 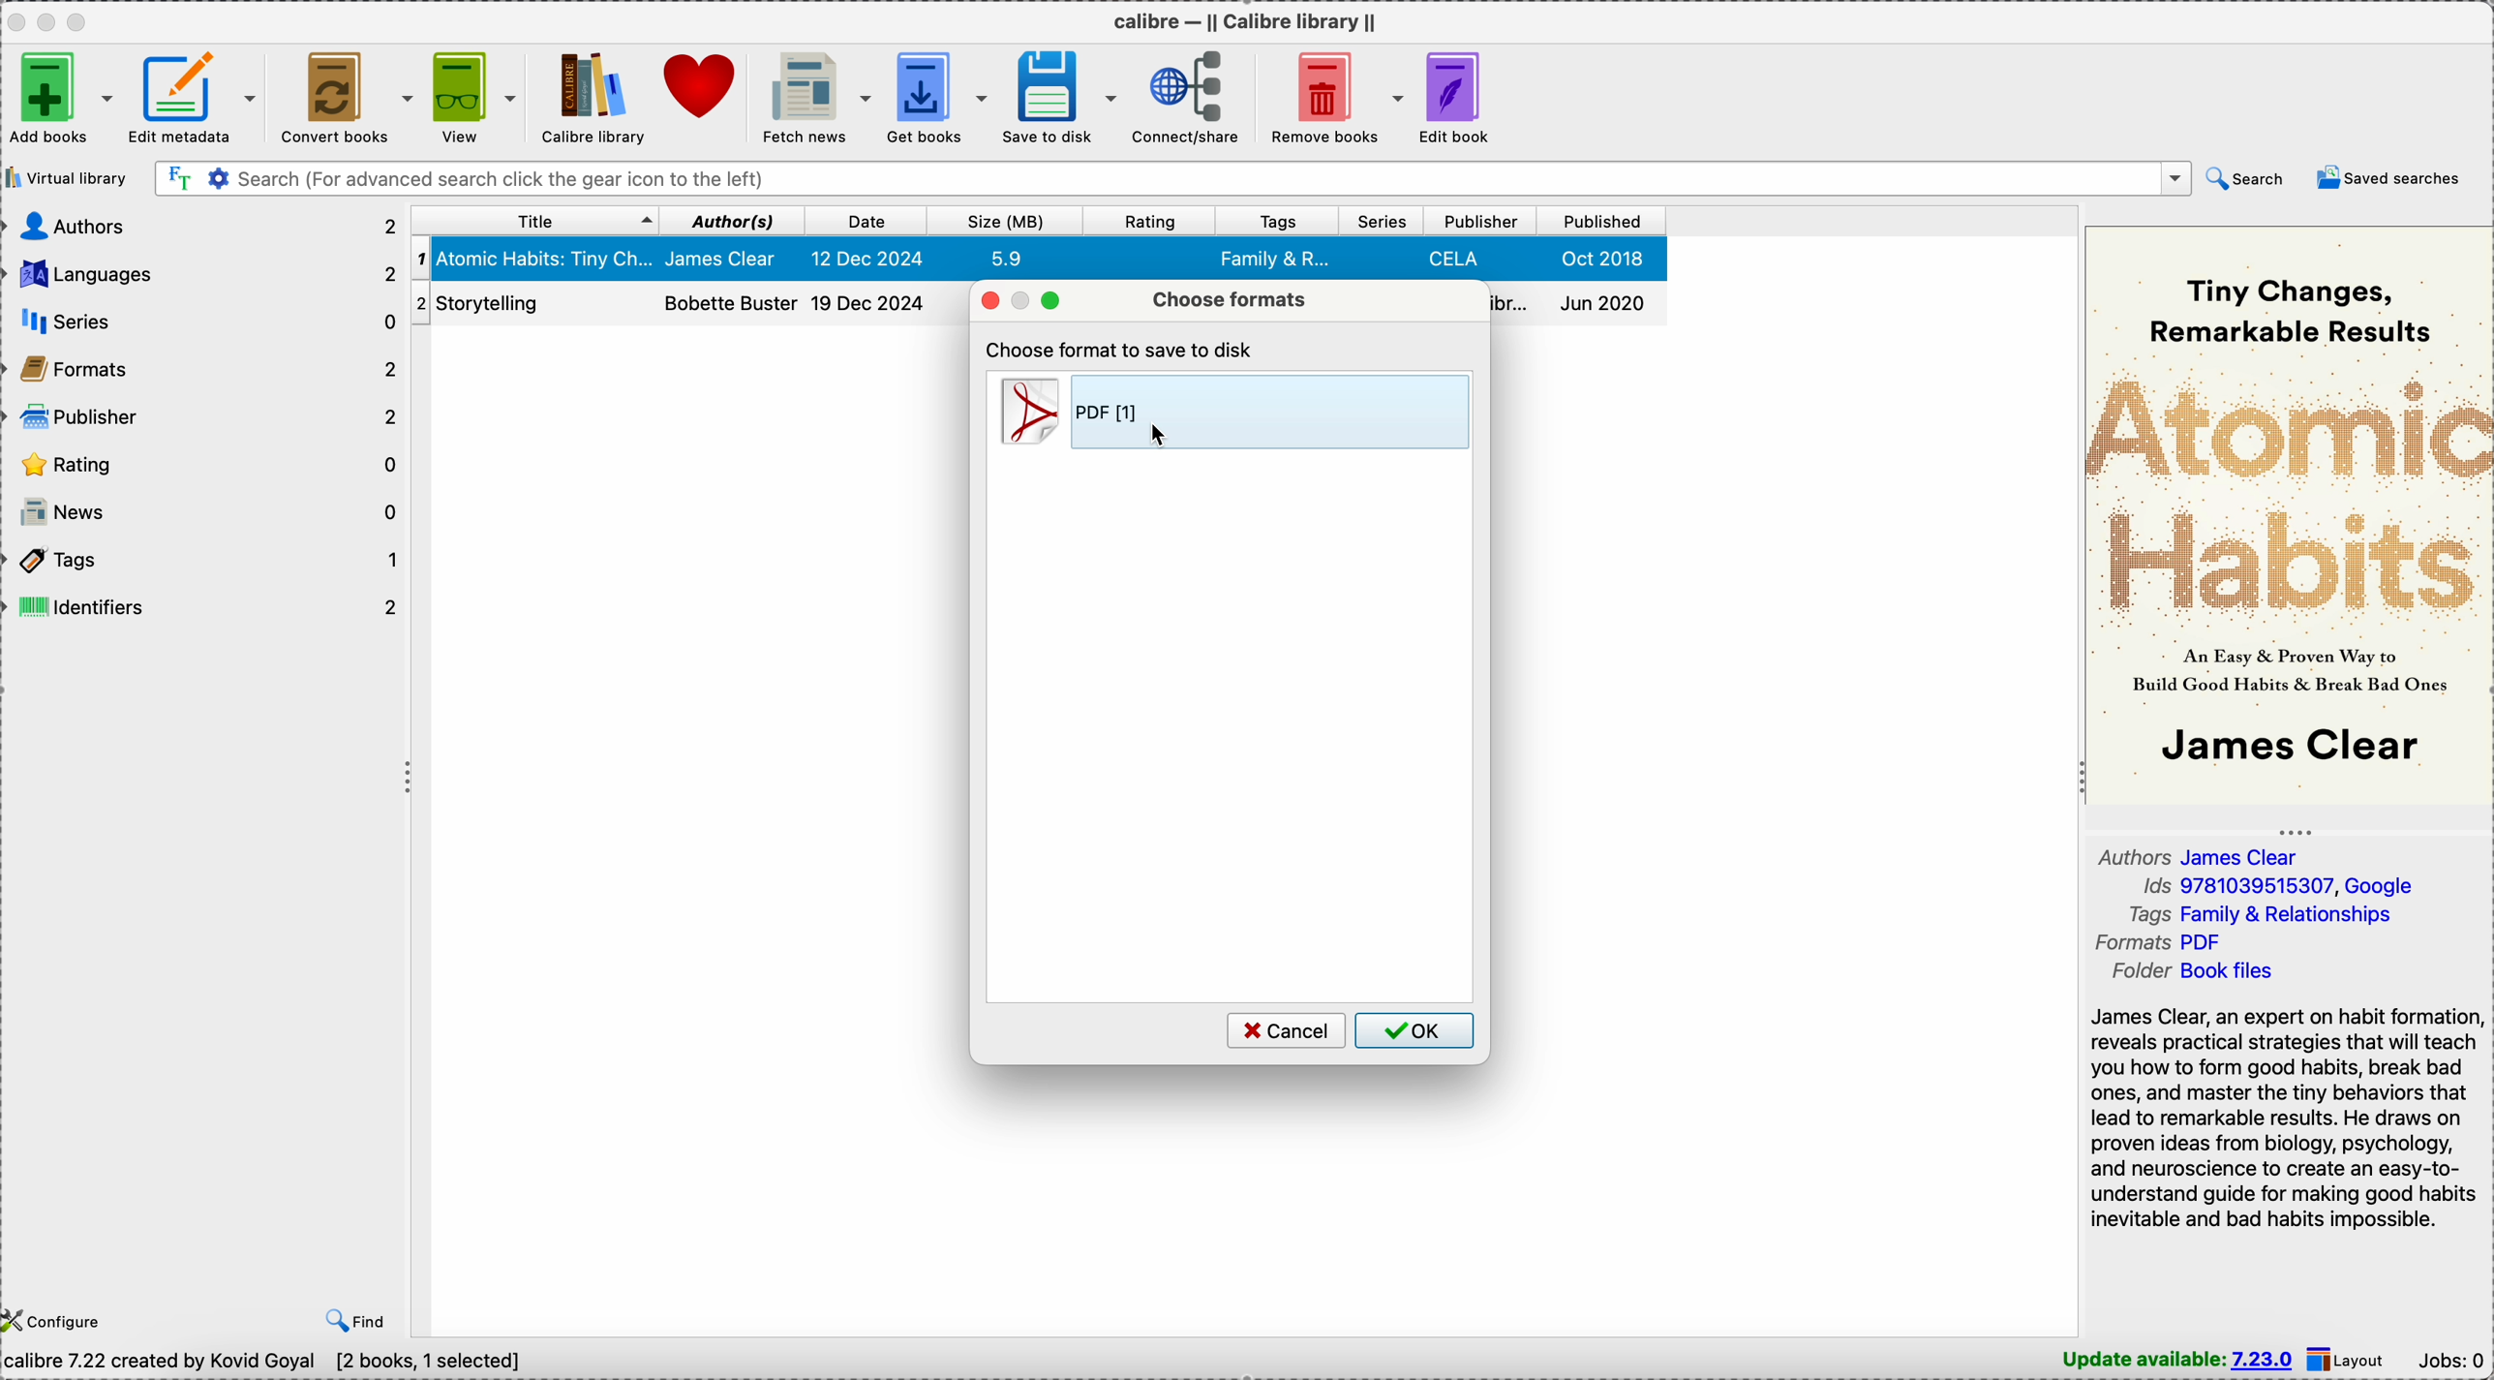 I want to click on authors, so click(x=202, y=224).